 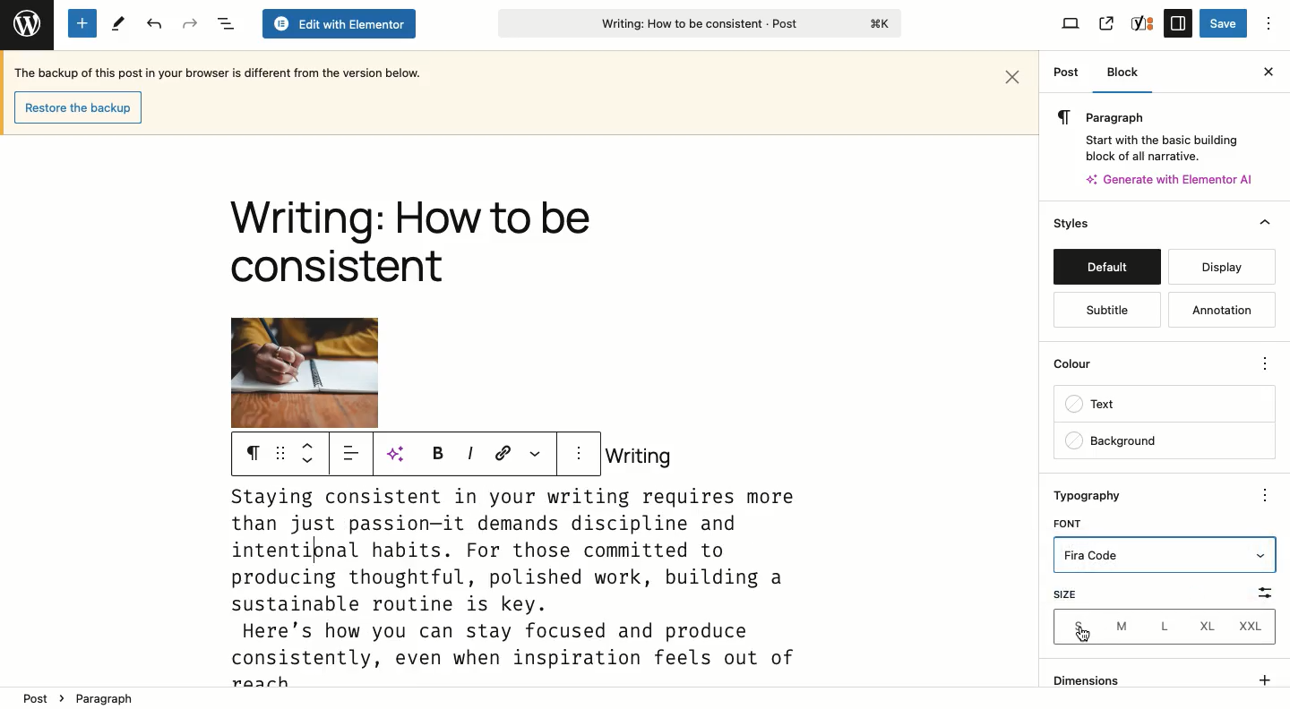 What do you see at coordinates (116, 24) in the screenshot?
I see `Tools` at bounding box center [116, 24].